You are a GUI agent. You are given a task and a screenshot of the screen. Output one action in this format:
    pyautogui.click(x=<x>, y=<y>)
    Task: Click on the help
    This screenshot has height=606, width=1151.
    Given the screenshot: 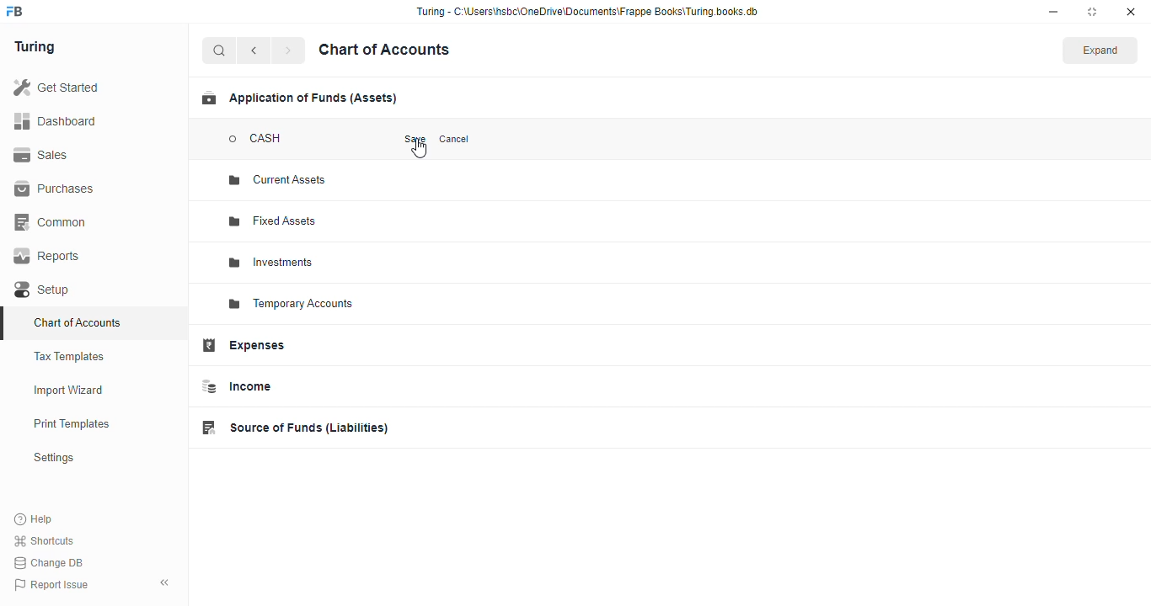 What is the action you would take?
    pyautogui.click(x=34, y=518)
    